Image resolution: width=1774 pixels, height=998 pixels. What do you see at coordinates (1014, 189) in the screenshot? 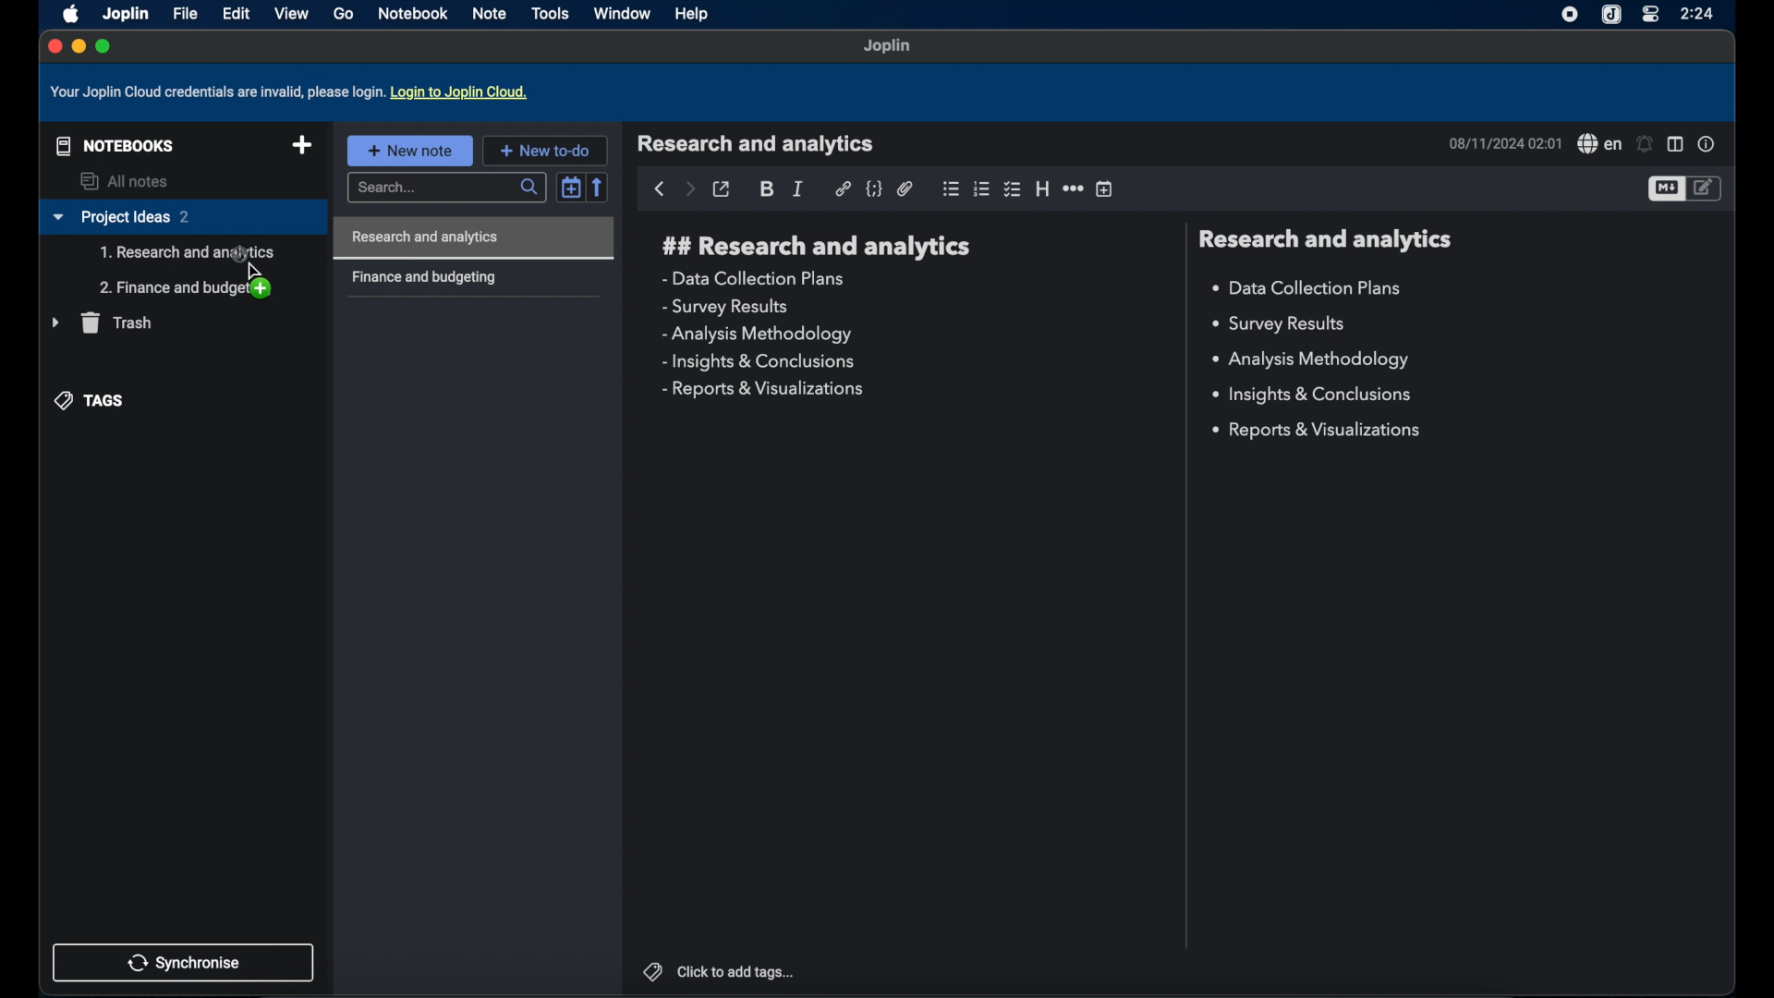
I see `checkbox` at bounding box center [1014, 189].